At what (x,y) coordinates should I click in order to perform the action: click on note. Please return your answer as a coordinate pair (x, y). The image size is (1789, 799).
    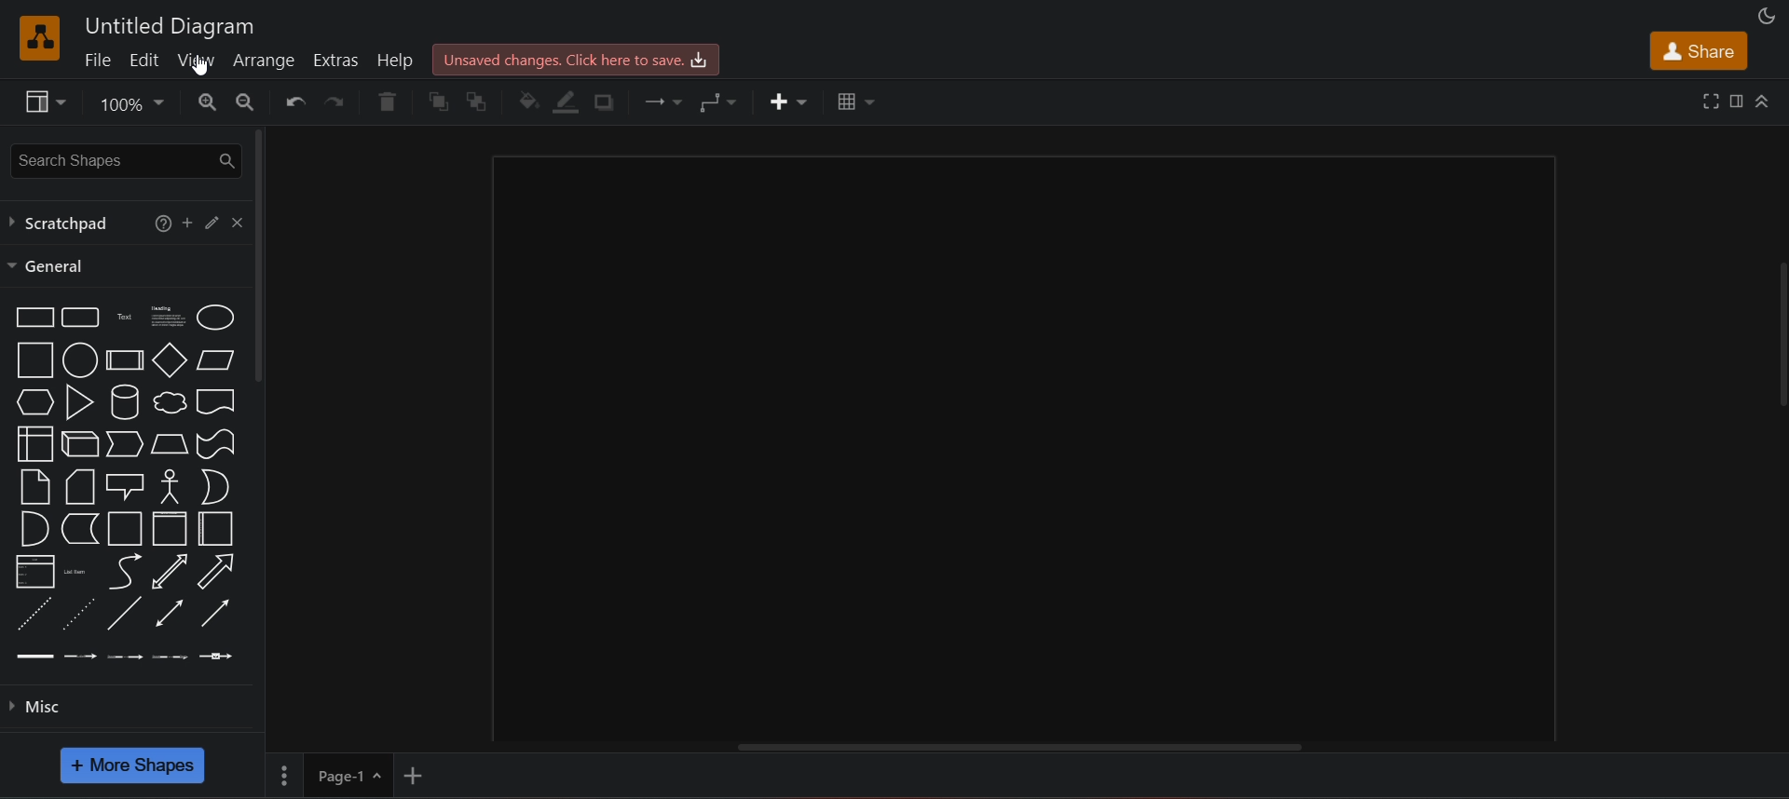
    Looking at the image, I should click on (34, 487).